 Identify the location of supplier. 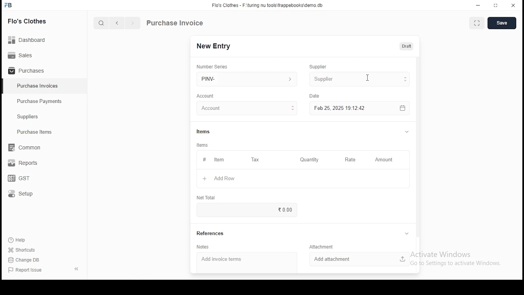
(359, 79).